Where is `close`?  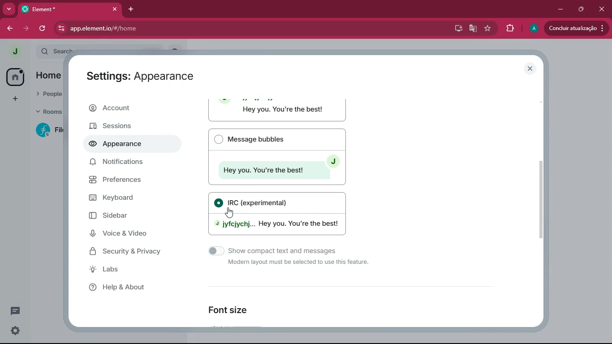
close is located at coordinates (114, 9).